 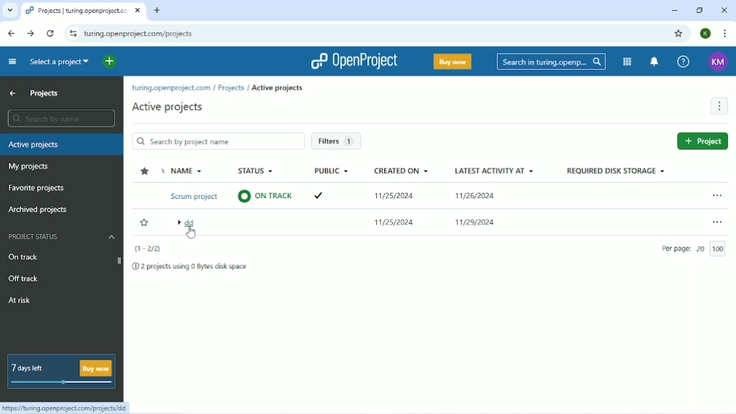 I want to click on Sort by favorites, so click(x=145, y=170).